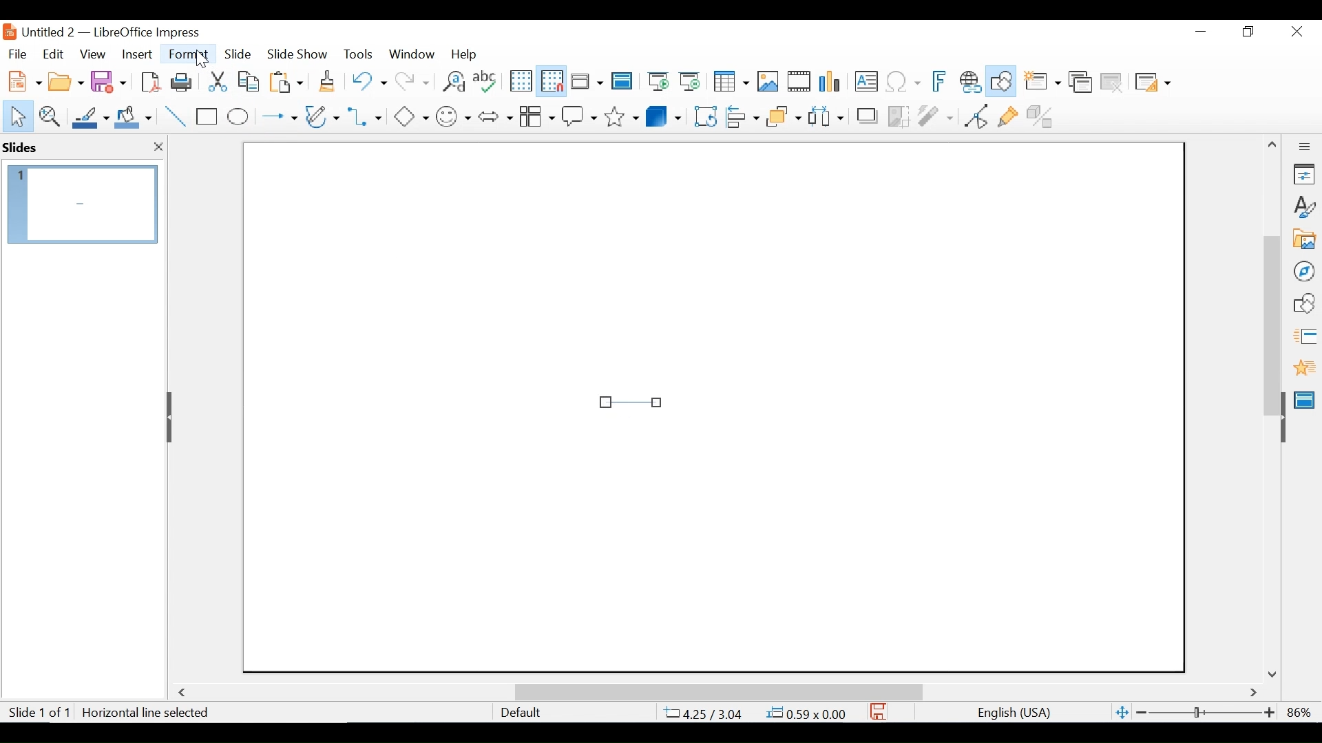 This screenshot has width=1322, height=743. I want to click on Restore, so click(1246, 32).